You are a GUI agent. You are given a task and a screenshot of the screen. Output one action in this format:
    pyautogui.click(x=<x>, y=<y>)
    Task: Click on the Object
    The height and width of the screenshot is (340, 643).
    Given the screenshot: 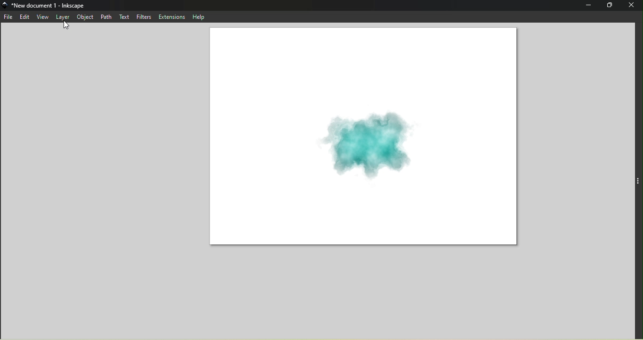 What is the action you would take?
    pyautogui.click(x=85, y=17)
    